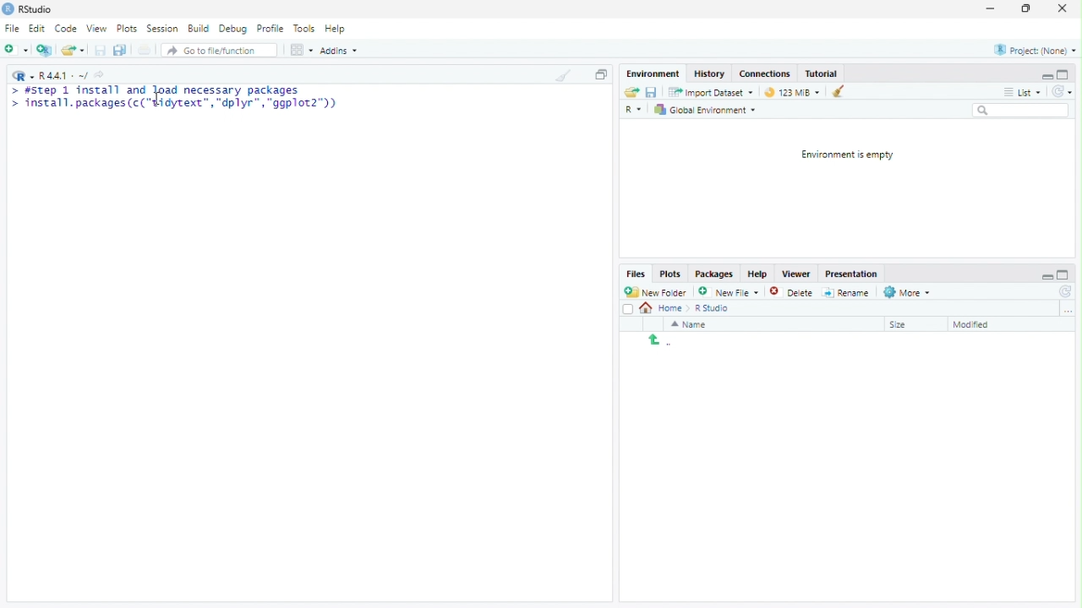  What do you see at coordinates (198, 27) in the screenshot?
I see `Build` at bounding box center [198, 27].